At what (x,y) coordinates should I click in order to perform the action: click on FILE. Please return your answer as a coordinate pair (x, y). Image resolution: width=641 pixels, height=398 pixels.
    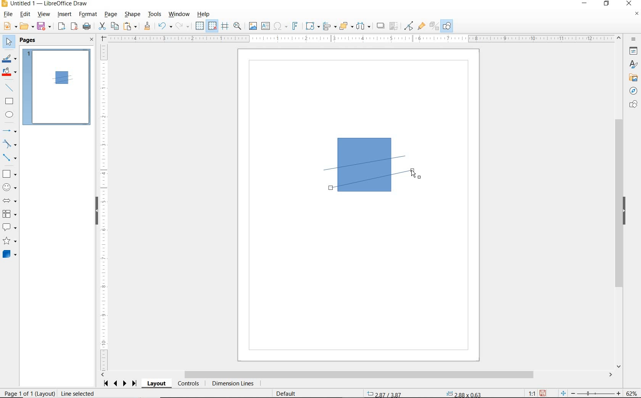
    Looking at the image, I should click on (7, 15).